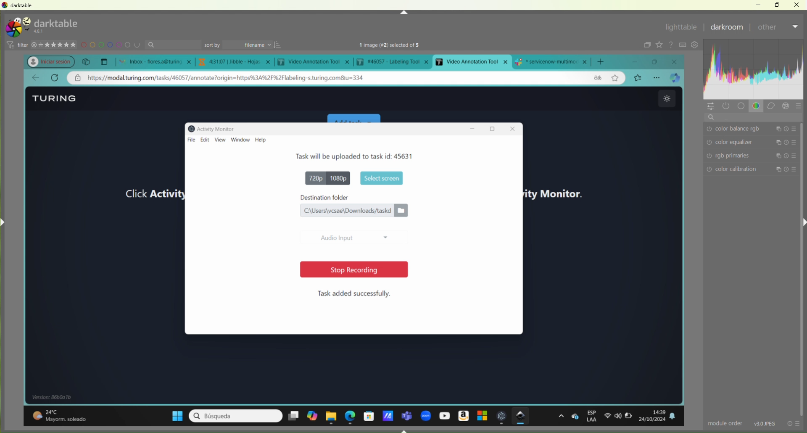 This screenshot has height=433, width=807. I want to click on tab, so click(395, 61).